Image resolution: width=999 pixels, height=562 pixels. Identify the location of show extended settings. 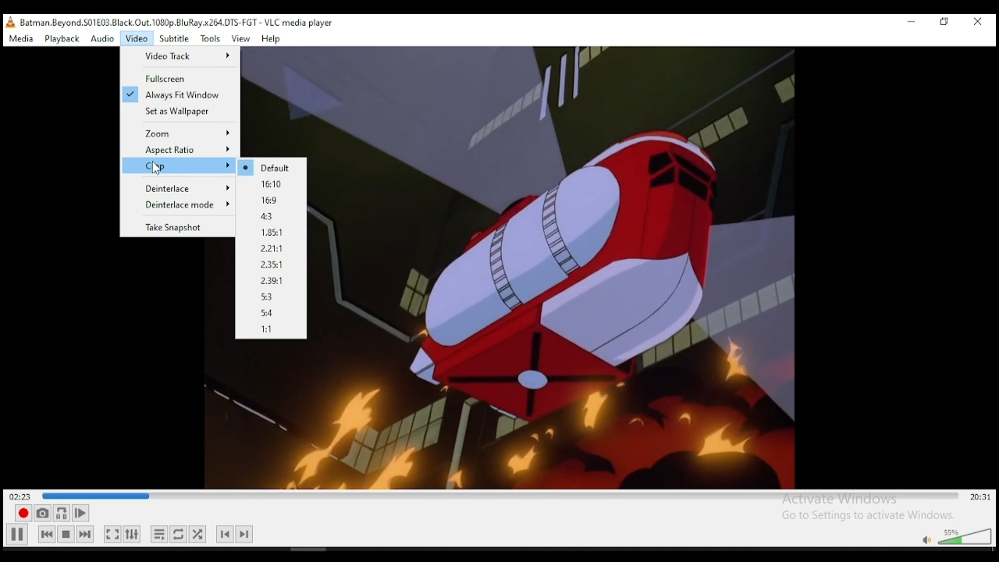
(197, 533).